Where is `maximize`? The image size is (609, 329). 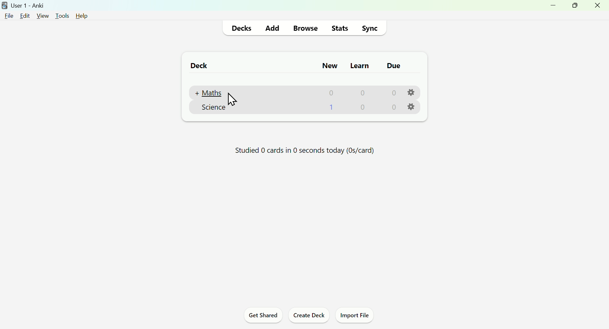
maximize is located at coordinates (574, 6).